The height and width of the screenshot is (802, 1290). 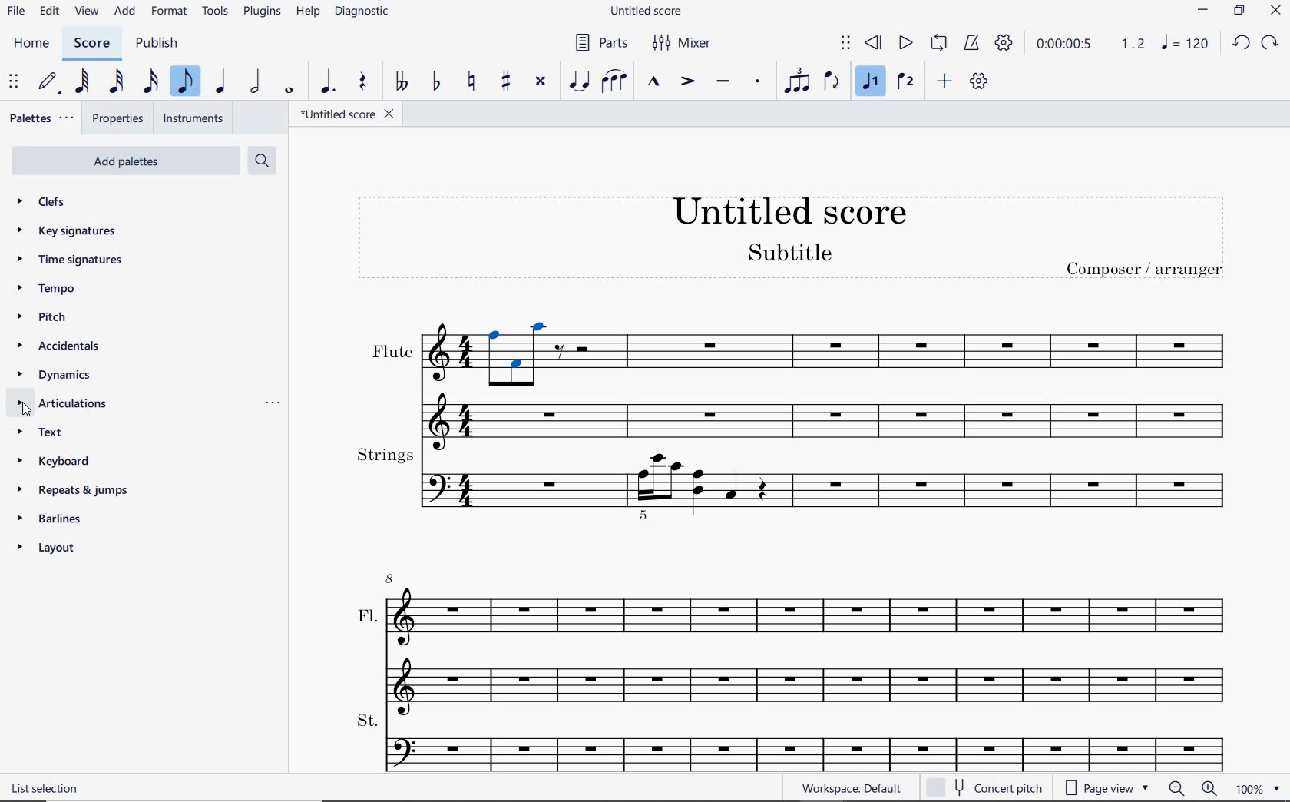 What do you see at coordinates (68, 258) in the screenshot?
I see `time signatures` at bounding box center [68, 258].